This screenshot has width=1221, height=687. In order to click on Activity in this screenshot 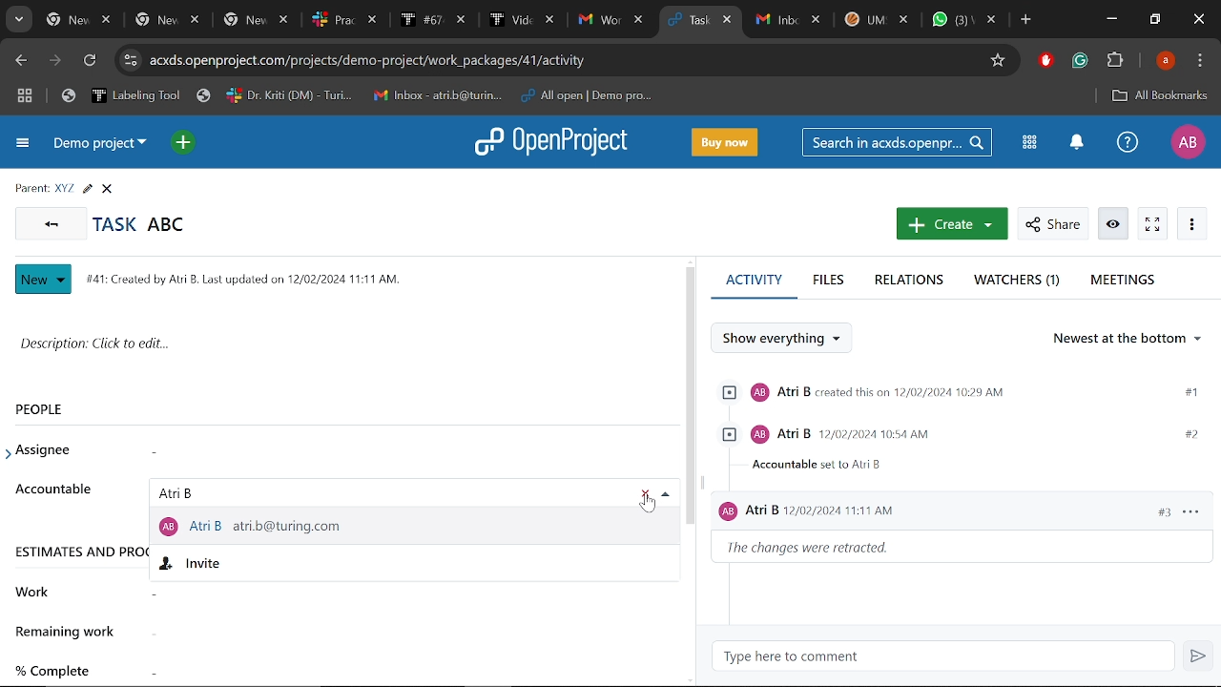, I will do `click(754, 287)`.